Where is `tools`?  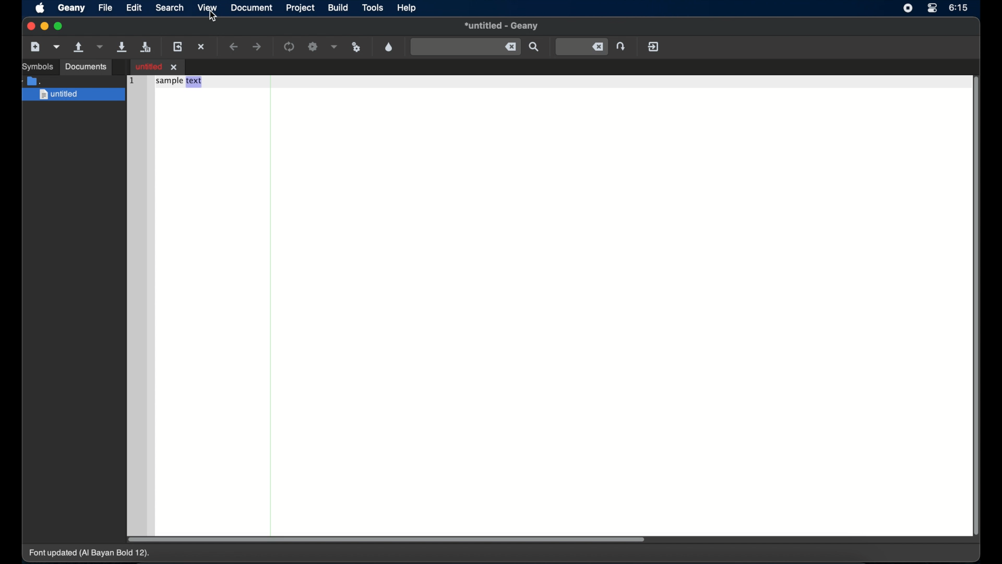
tools is located at coordinates (374, 8).